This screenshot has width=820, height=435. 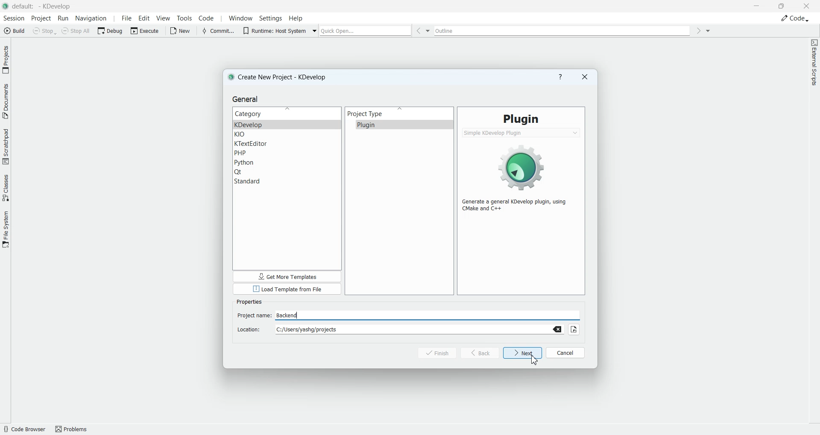 I want to click on Plugin, so click(x=399, y=125).